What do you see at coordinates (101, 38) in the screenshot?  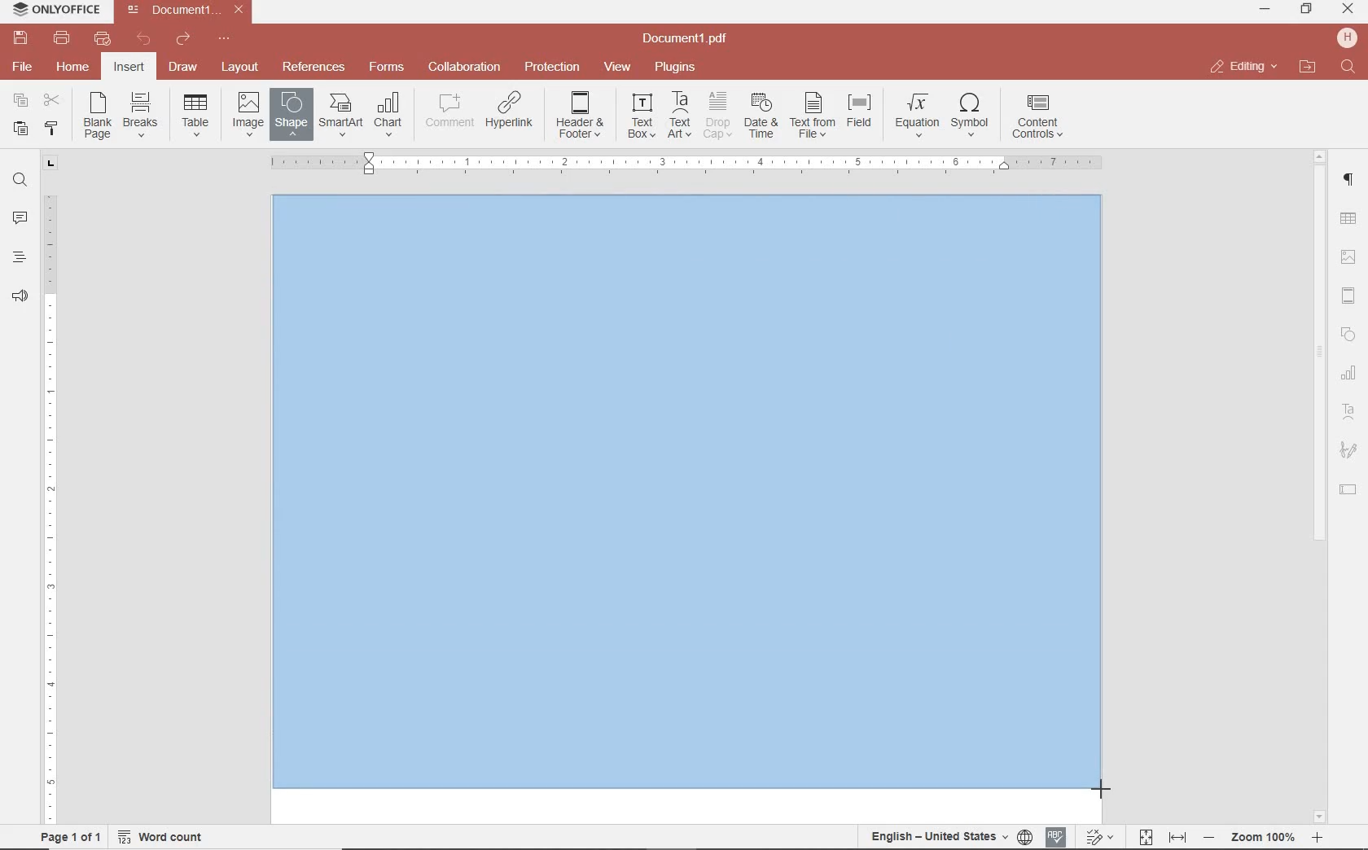 I see `quick print` at bounding box center [101, 38].